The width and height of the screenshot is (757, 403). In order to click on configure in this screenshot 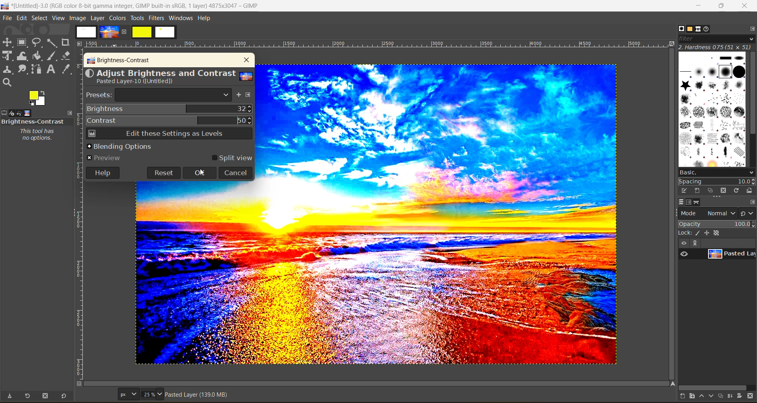, I will do `click(250, 96)`.